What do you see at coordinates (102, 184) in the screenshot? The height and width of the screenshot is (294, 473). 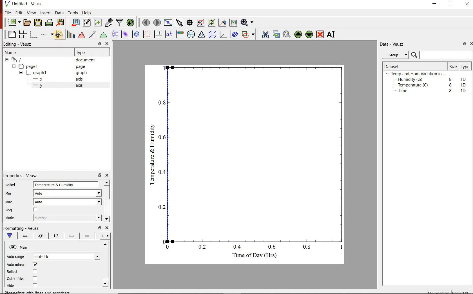 I see `Edit text` at bounding box center [102, 184].